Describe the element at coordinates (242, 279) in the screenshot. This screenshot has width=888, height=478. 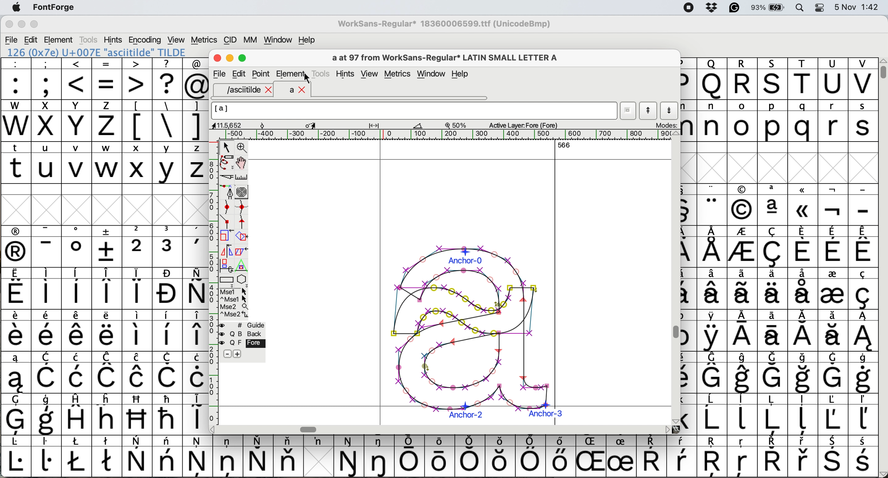
I see `star or polygon` at that location.